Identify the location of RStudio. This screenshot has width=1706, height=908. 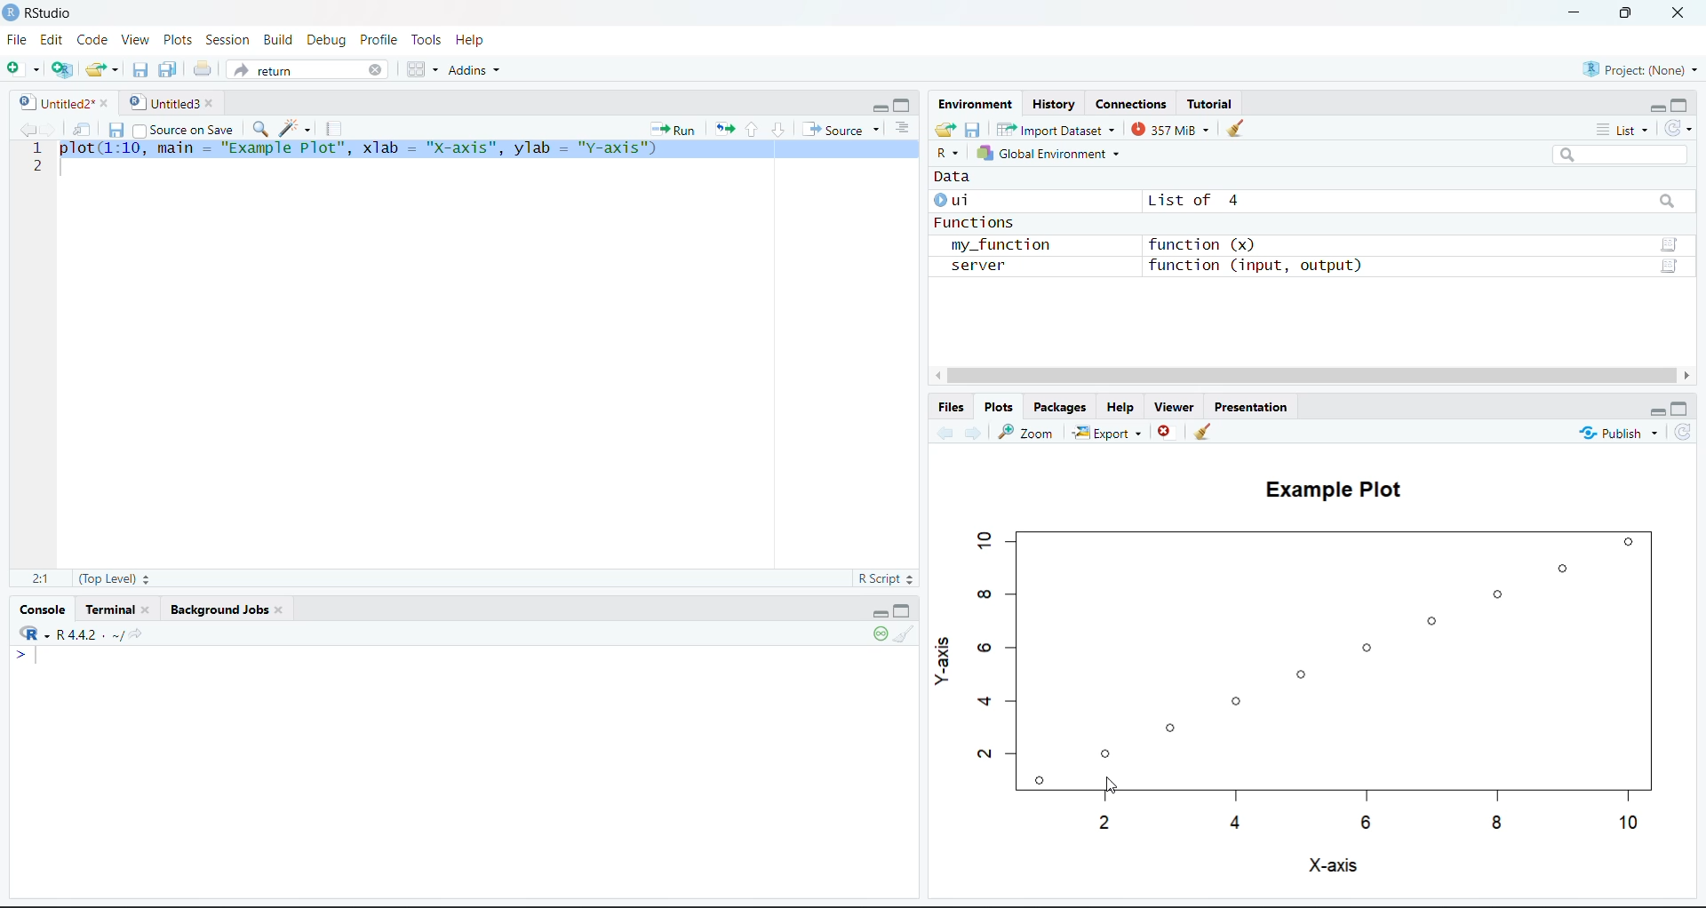
(41, 13).